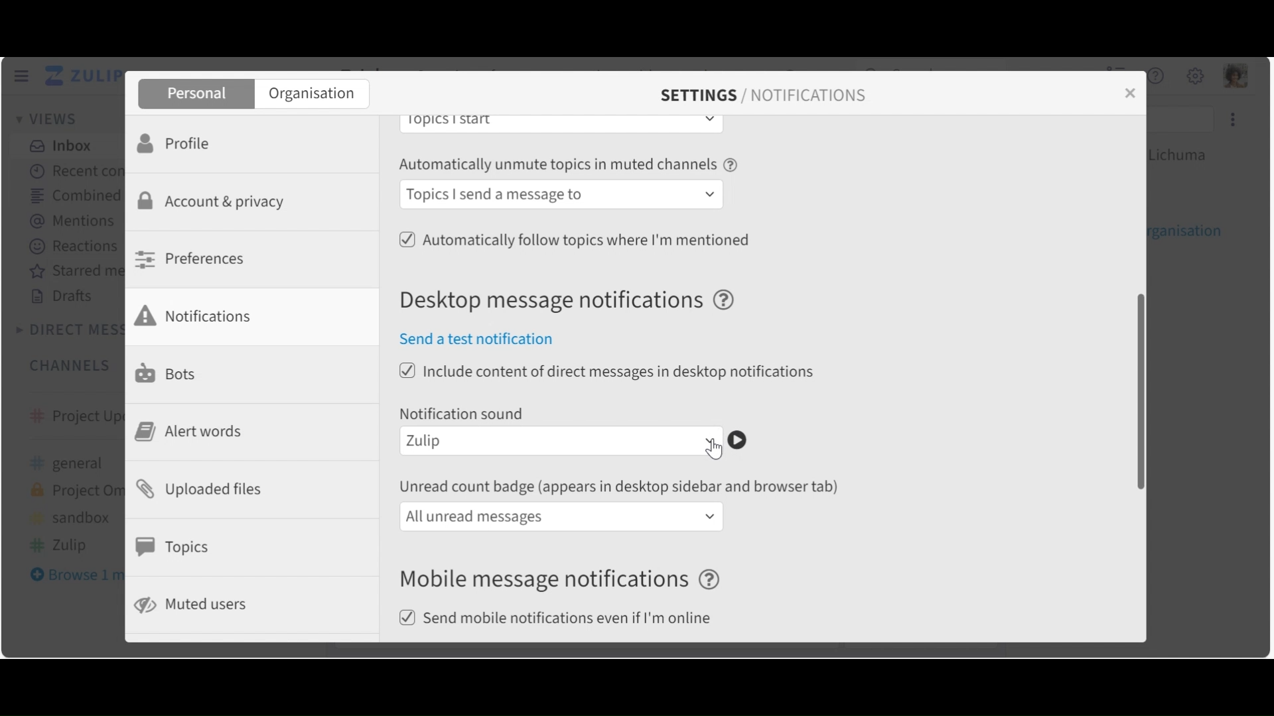  Describe the element at coordinates (193, 605) in the screenshot. I see `Muted users` at that location.